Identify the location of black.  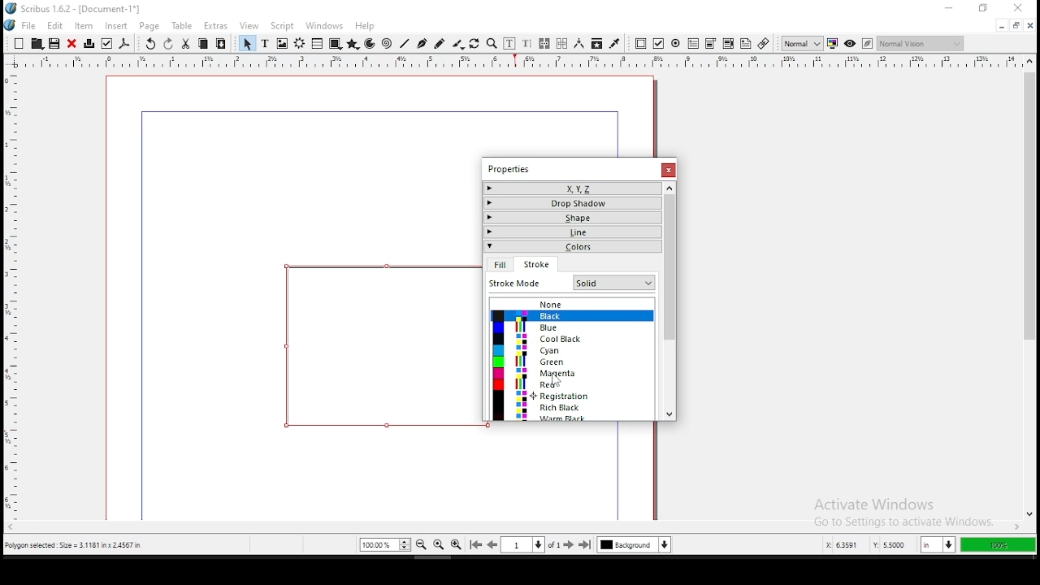
(572, 316).